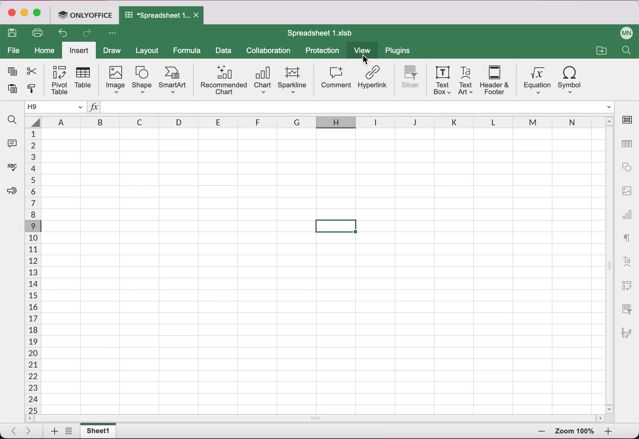 The height and width of the screenshot is (439, 639). I want to click on undo, so click(64, 34).